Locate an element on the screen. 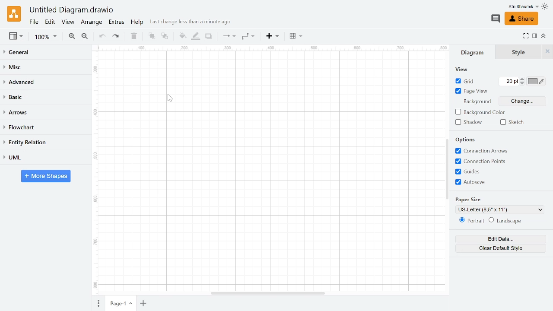 The image size is (553, 311). Shadow is located at coordinates (209, 37).